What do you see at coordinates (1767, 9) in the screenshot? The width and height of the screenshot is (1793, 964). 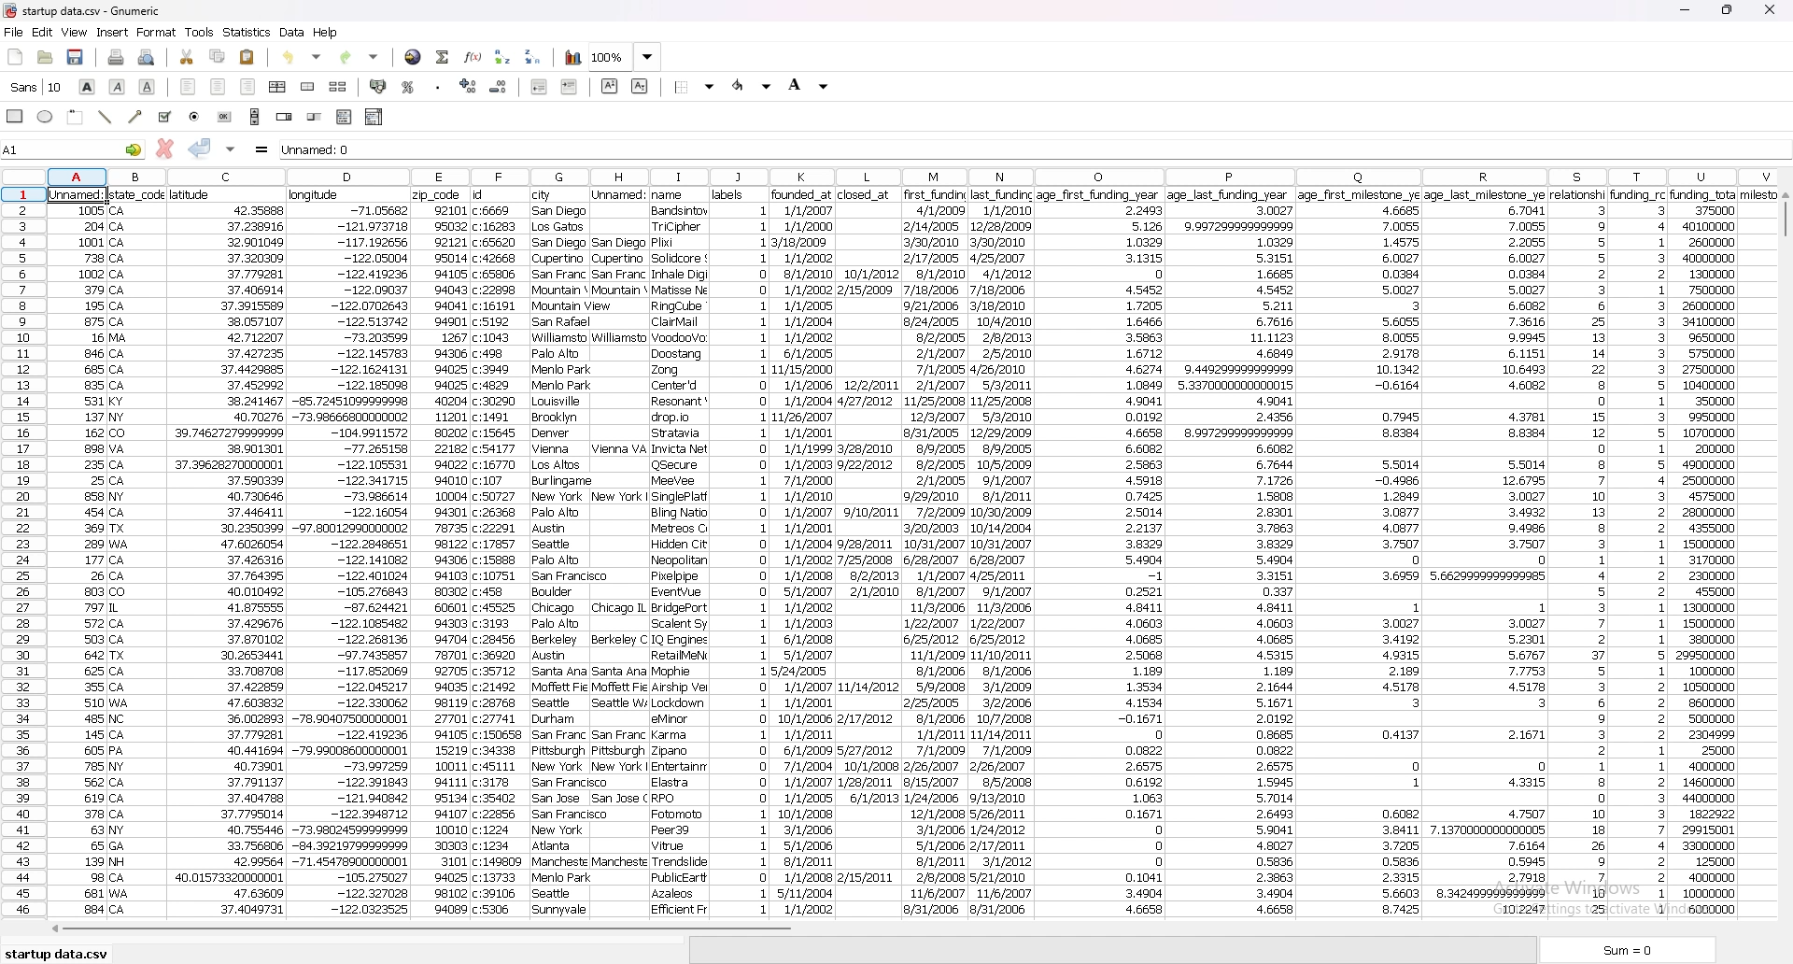 I see `close` at bounding box center [1767, 9].